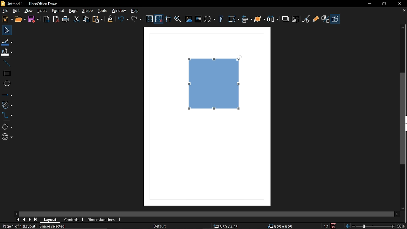  What do you see at coordinates (36, 219) in the screenshot?
I see `last page` at bounding box center [36, 219].